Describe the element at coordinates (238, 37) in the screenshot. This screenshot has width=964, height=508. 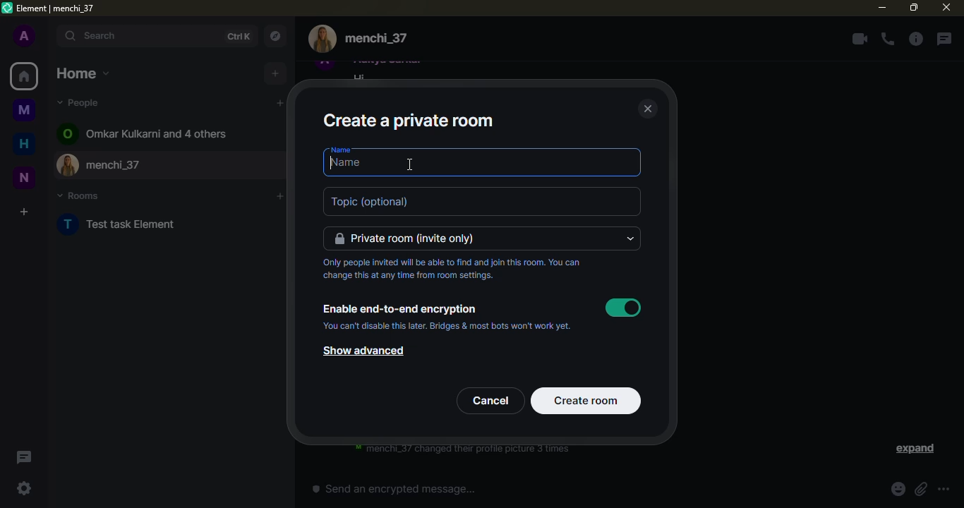
I see `ctrl K` at that location.